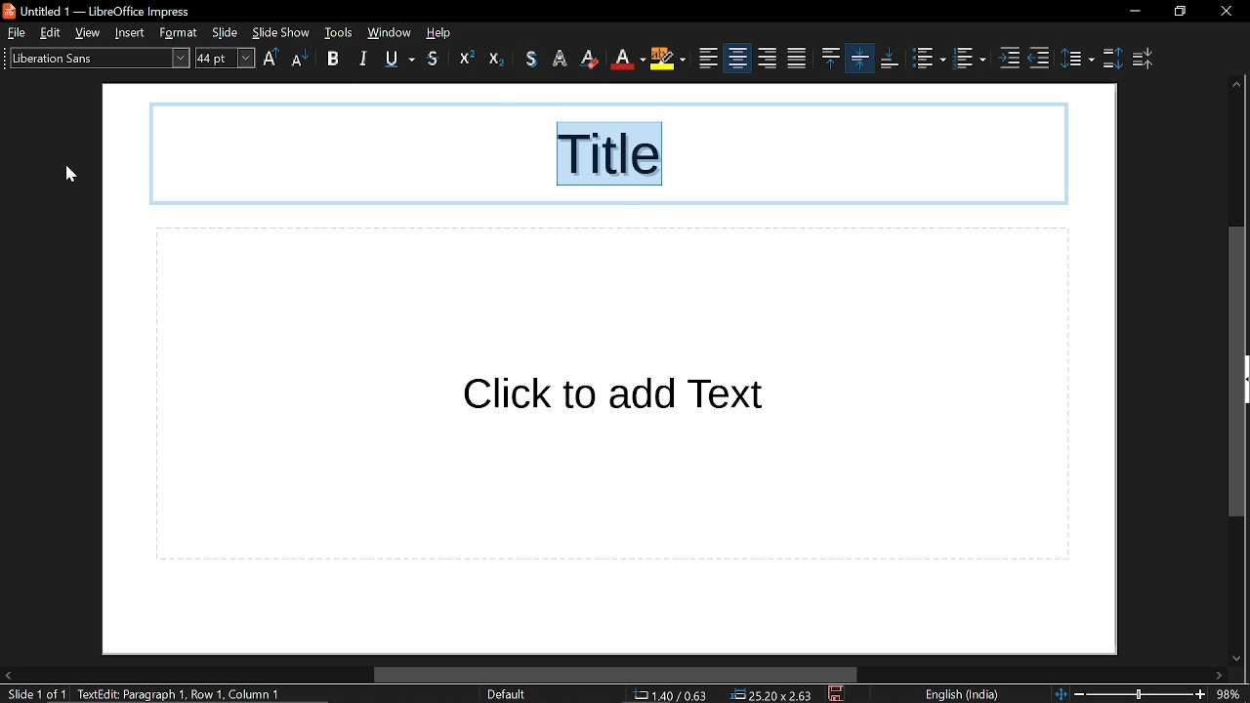 The width and height of the screenshot is (1250, 703). I want to click on set line spacing, so click(1077, 57).